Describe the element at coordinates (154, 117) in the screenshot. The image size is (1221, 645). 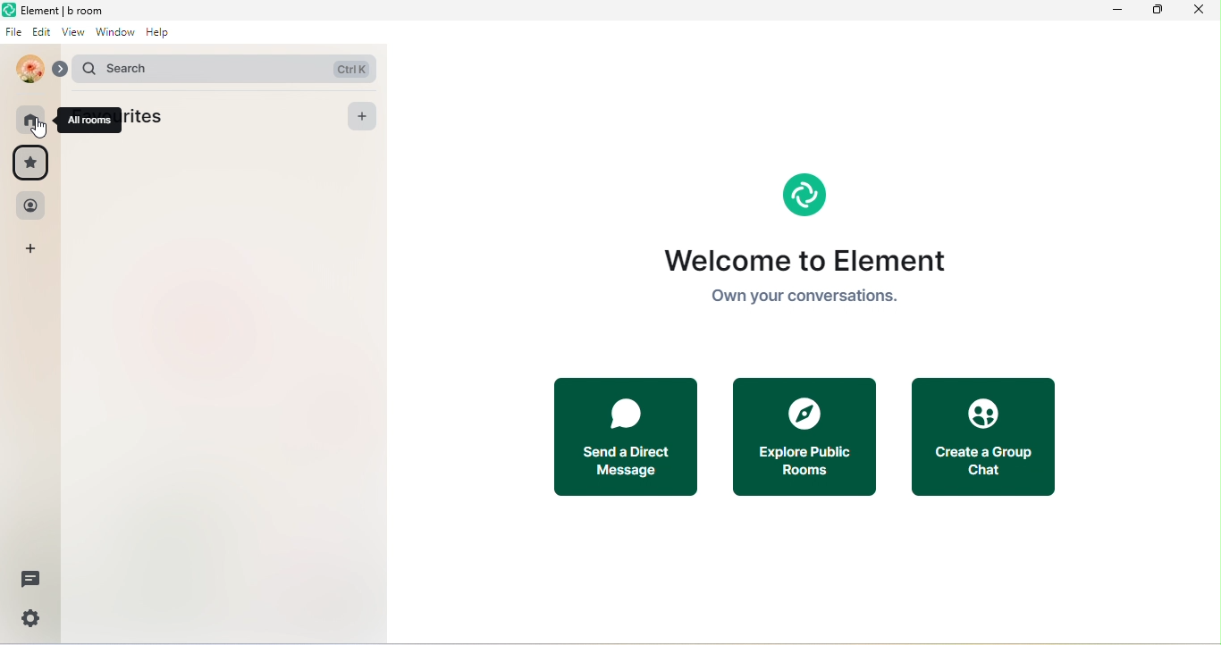
I see `favourite` at that location.